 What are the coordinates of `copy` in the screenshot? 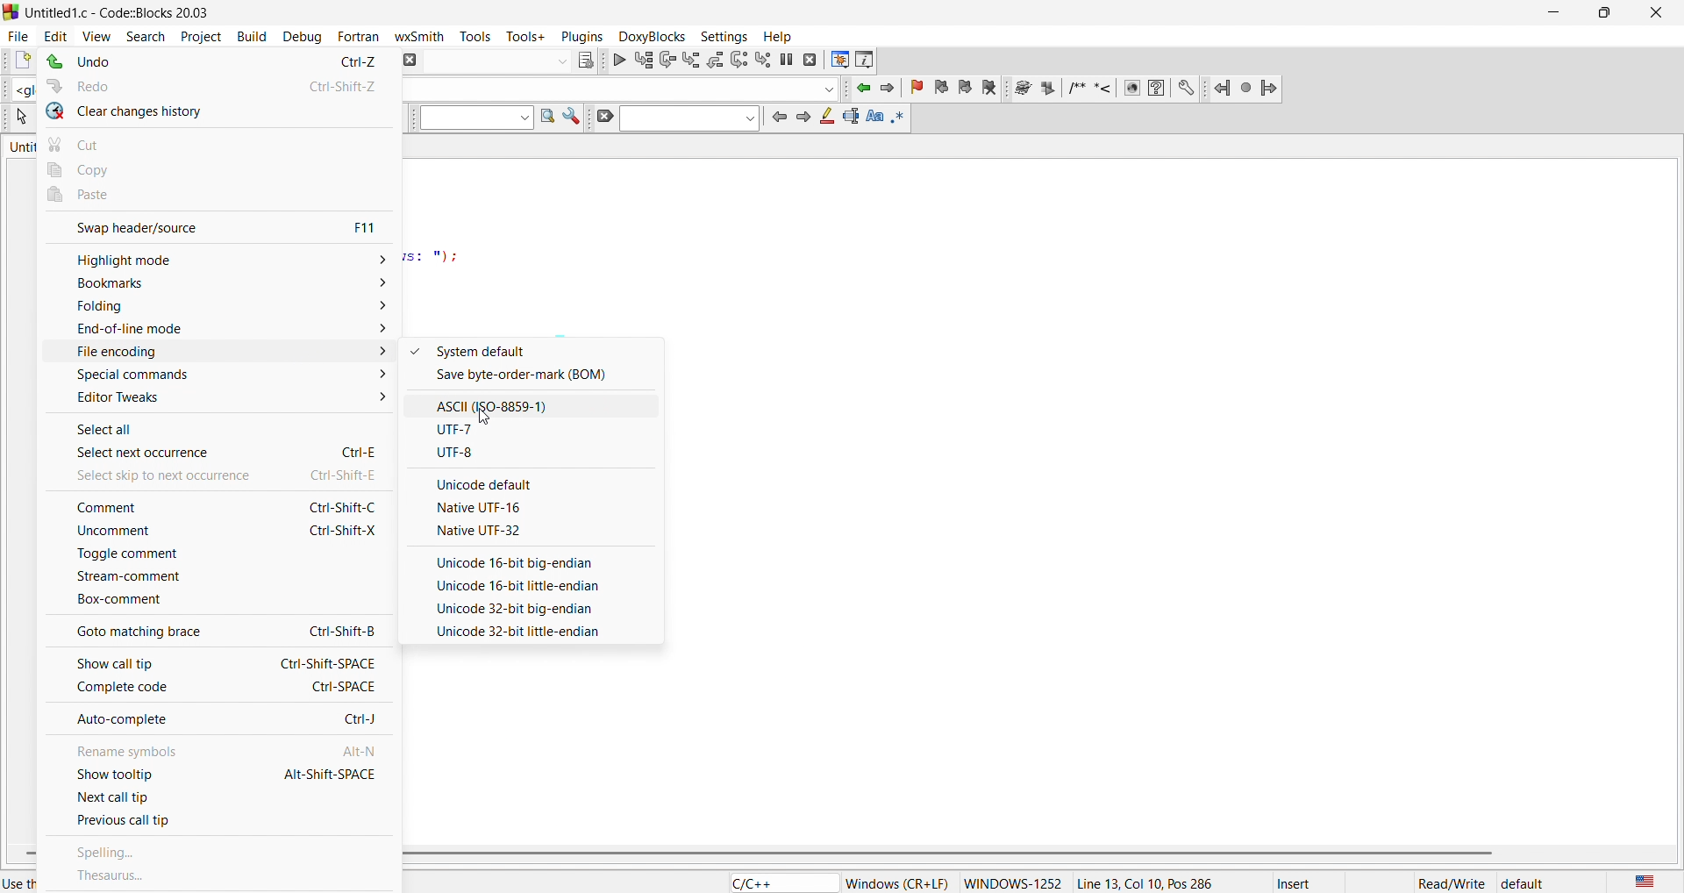 It's located at (218, 169).